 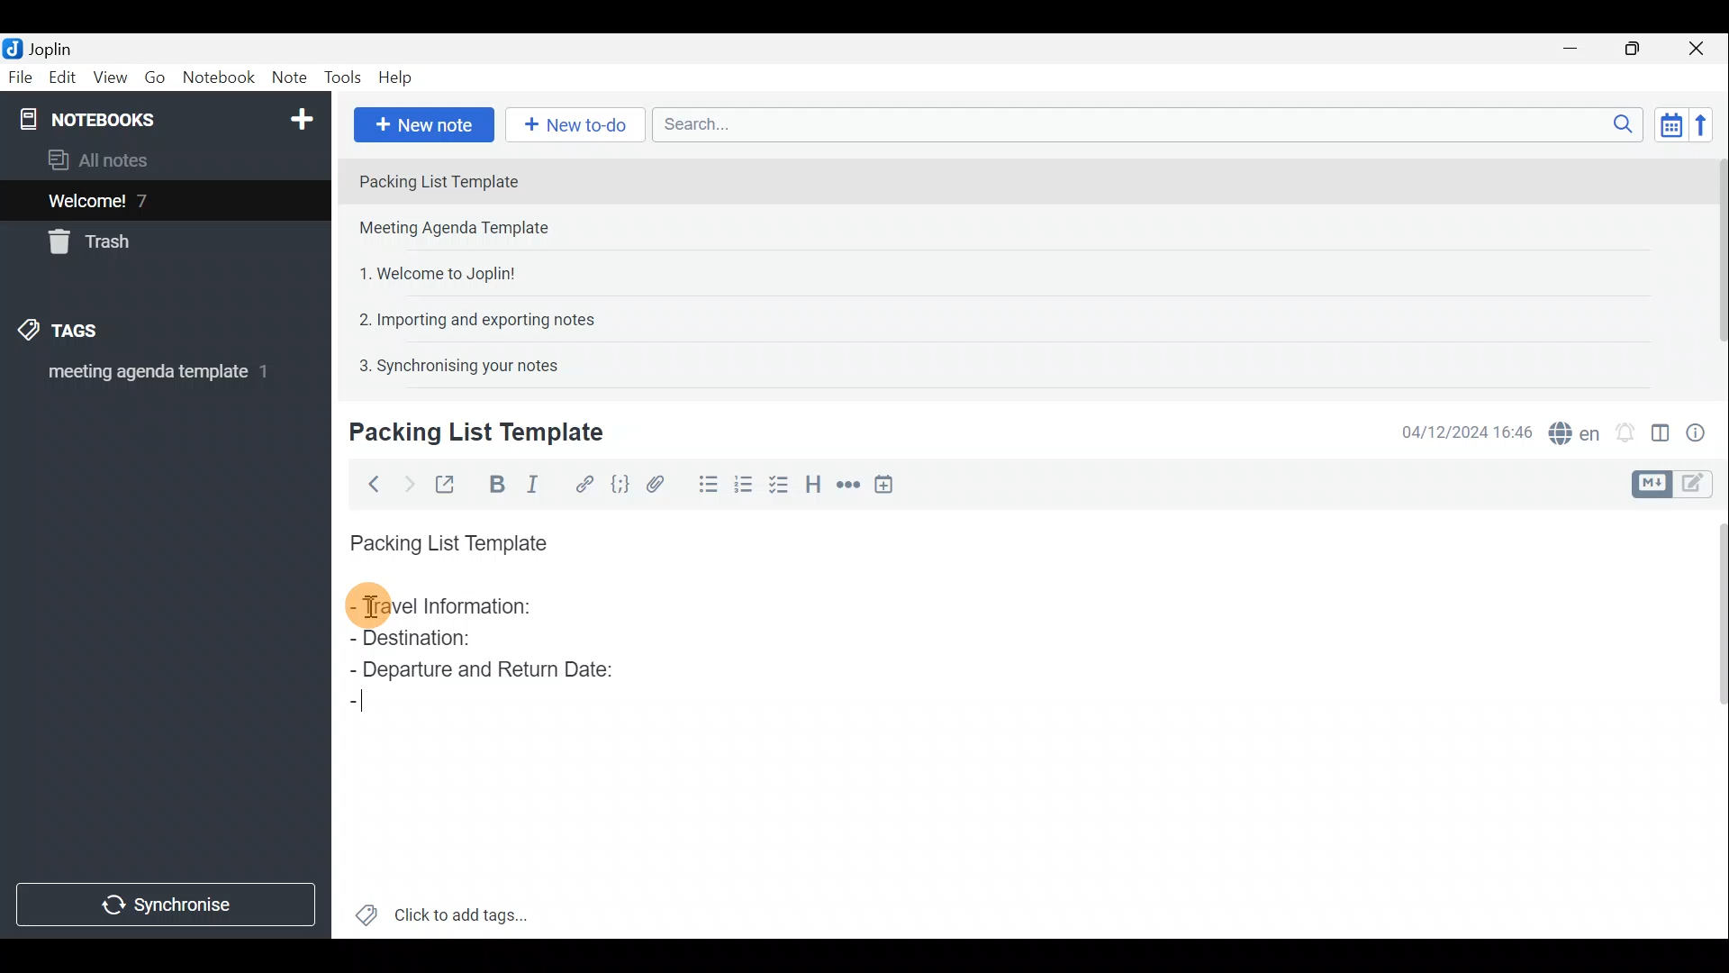 What do you see at coordinates (112, 77) in the screenshot?
I see `View` at bounding box center [112, 77].